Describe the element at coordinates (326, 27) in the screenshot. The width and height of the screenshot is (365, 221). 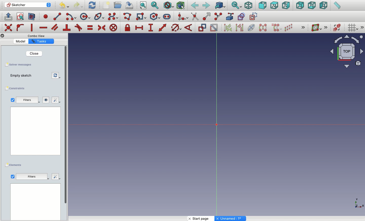
I see `Expand` at that location.